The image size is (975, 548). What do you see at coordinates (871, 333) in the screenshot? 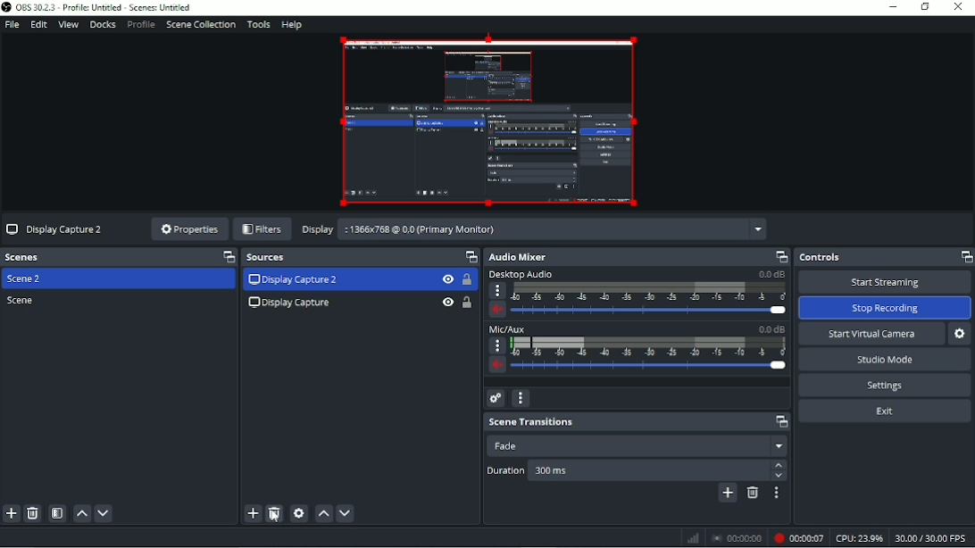
I see `Start virtual camera` at bounding box center [871, 333].